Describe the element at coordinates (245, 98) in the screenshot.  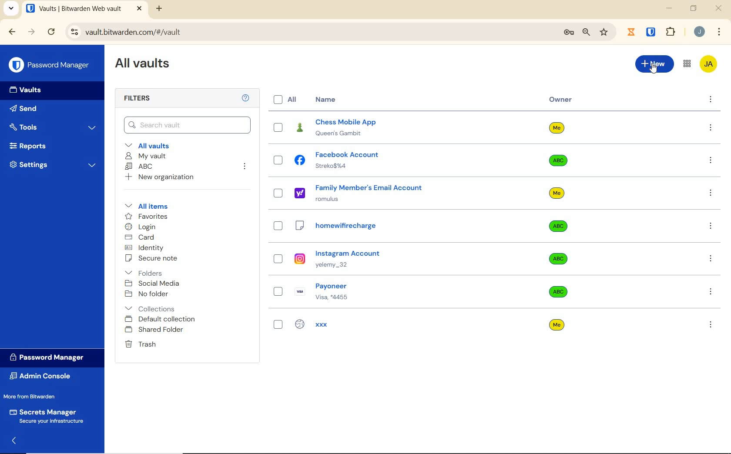
I see `help` at that location.